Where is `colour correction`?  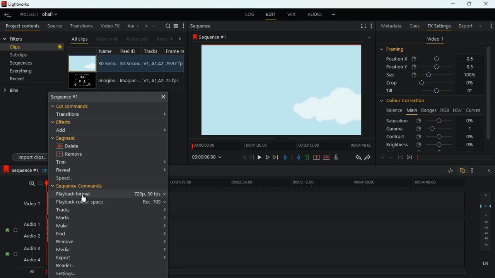
colour correction is located at coordinates (407, 101).